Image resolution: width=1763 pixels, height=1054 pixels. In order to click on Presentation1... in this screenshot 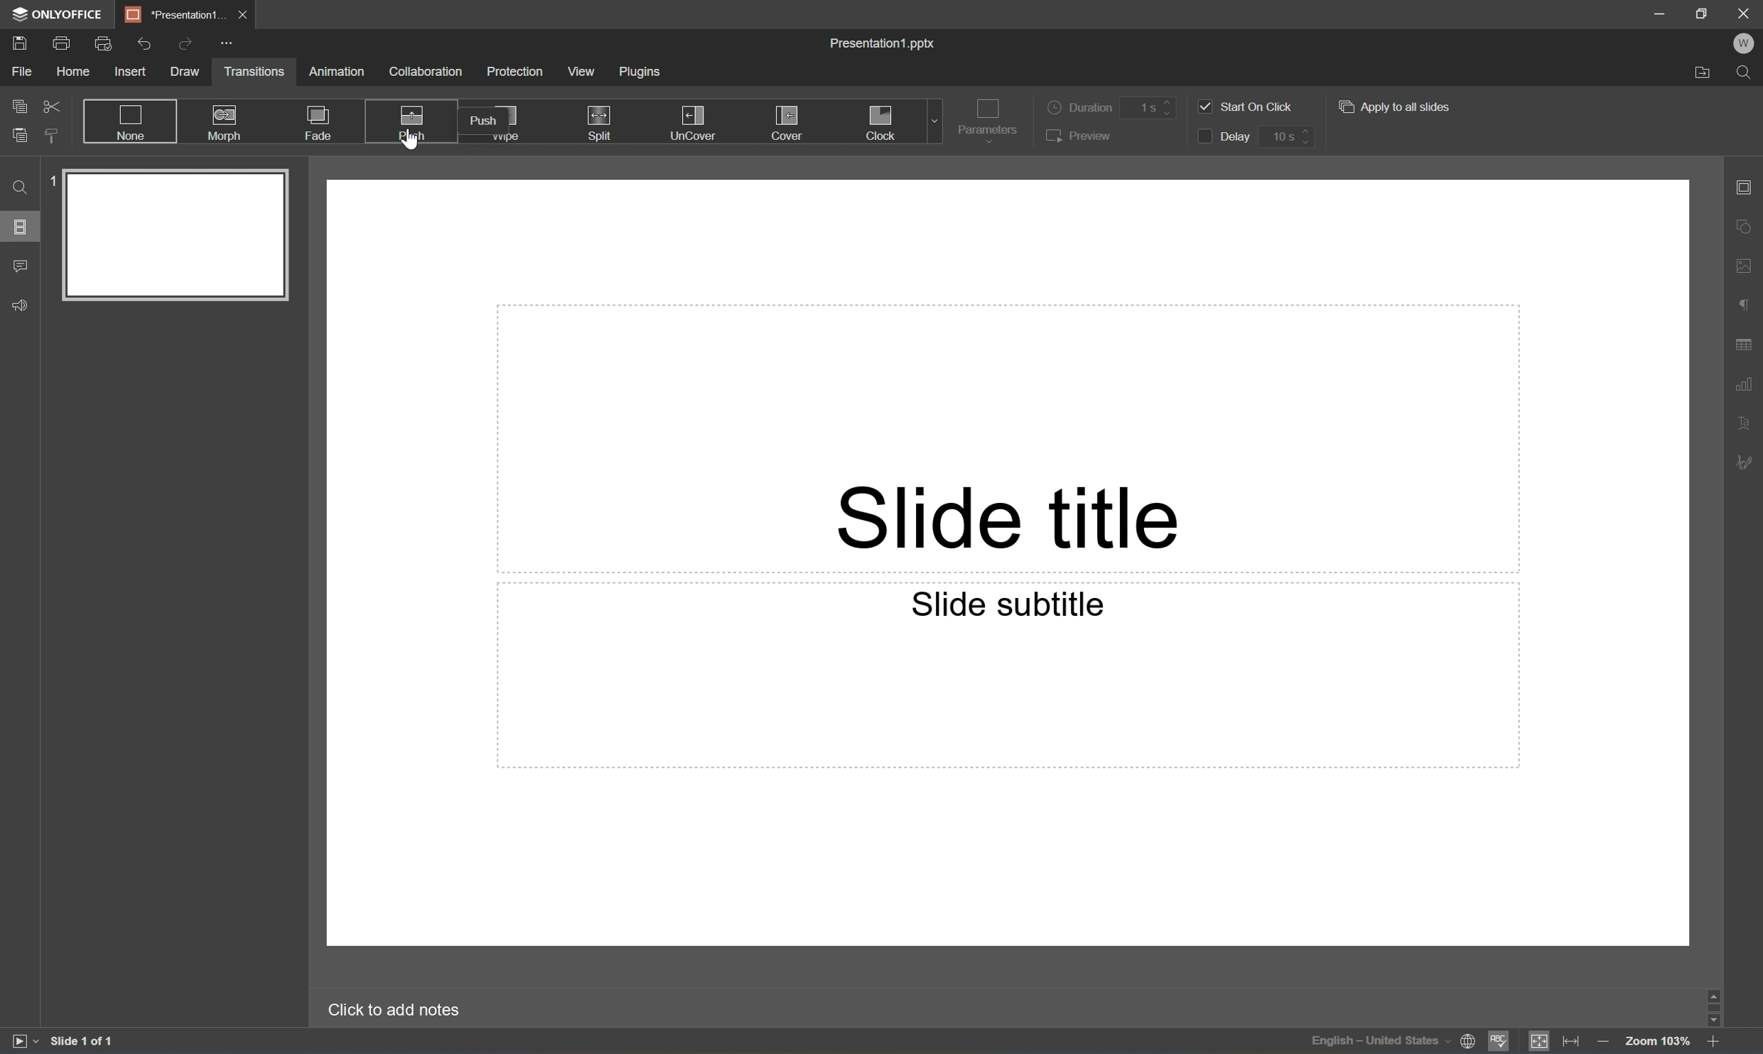, I will do `click(176, 14)`.